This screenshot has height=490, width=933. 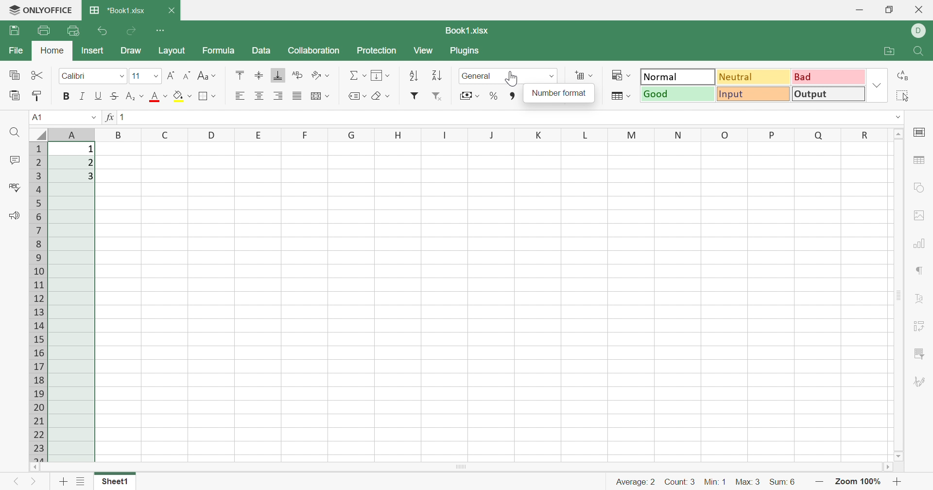 What do you see at coordinates (14, 30) in the screenshot?
I see `Save` at bounding box center [14, 30].